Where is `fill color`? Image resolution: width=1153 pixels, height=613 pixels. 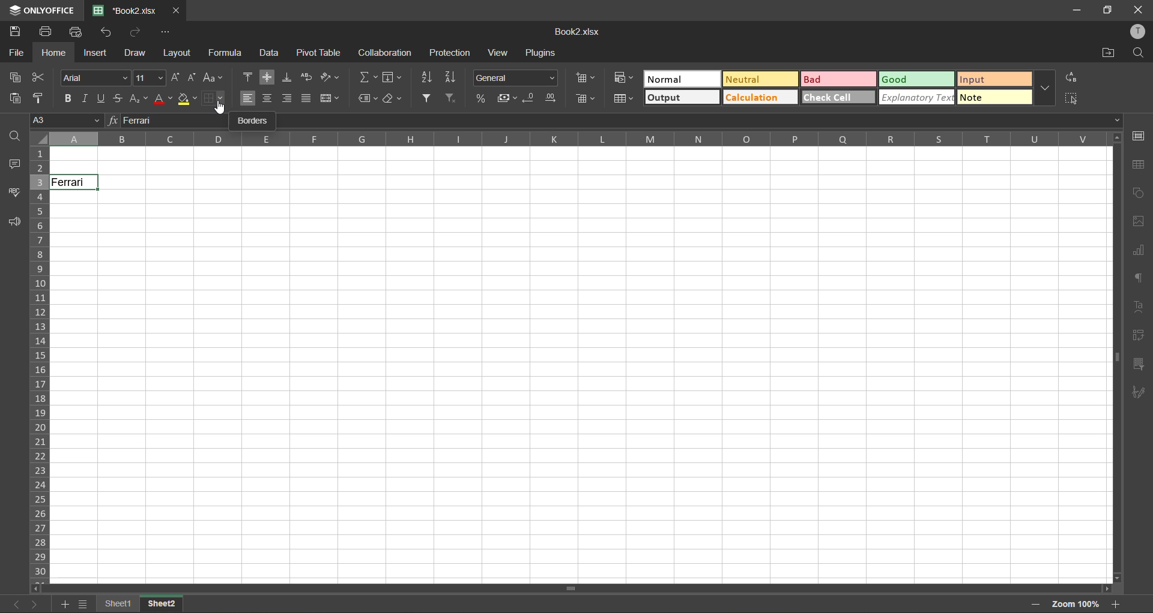 fill color is located at coordinates (184, 98).